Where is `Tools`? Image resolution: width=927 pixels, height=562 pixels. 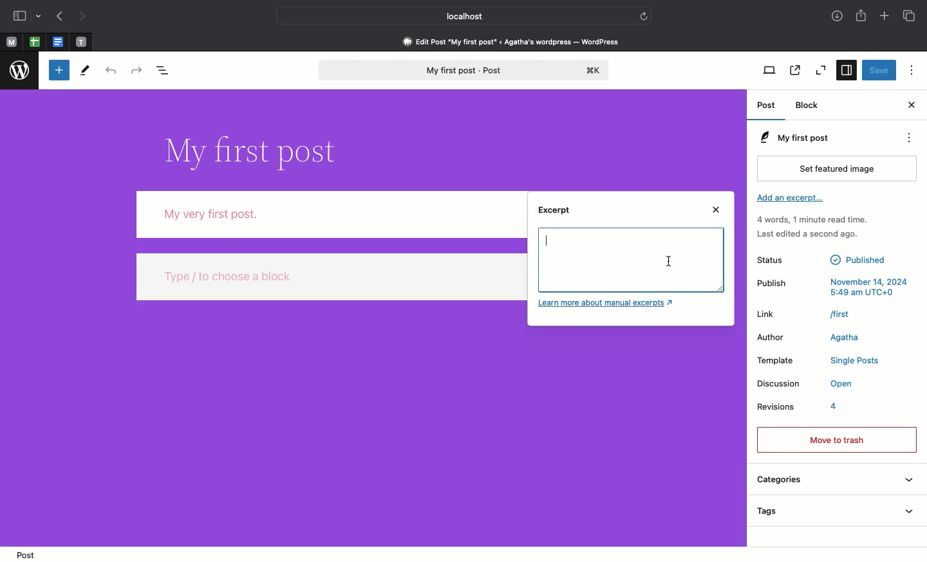 Tools is located at coordinates (86, 70).